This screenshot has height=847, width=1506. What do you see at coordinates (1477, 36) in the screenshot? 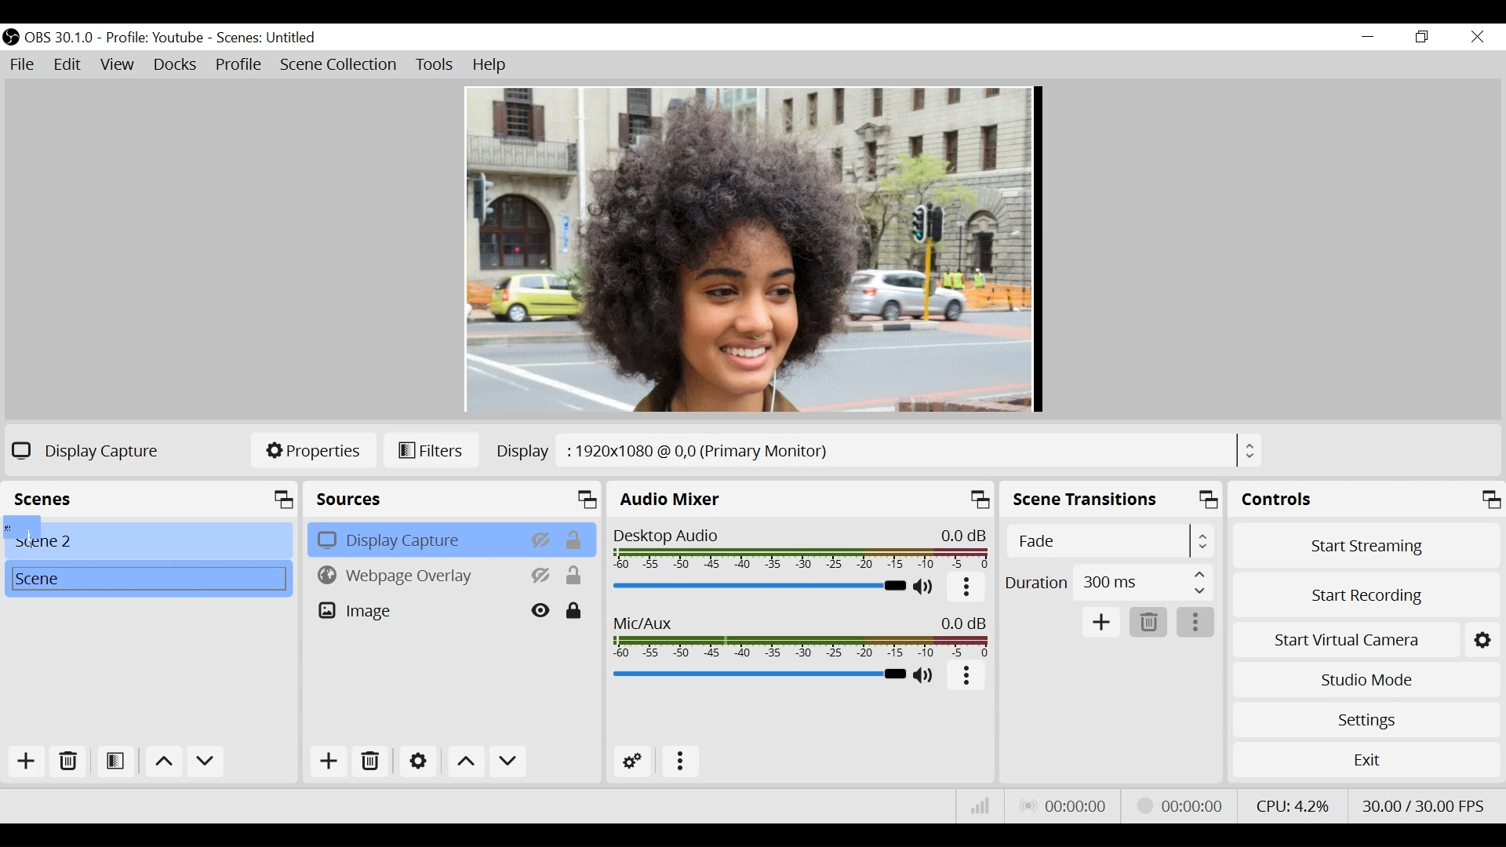
I see `Close` at bounding box center [1477, 36].